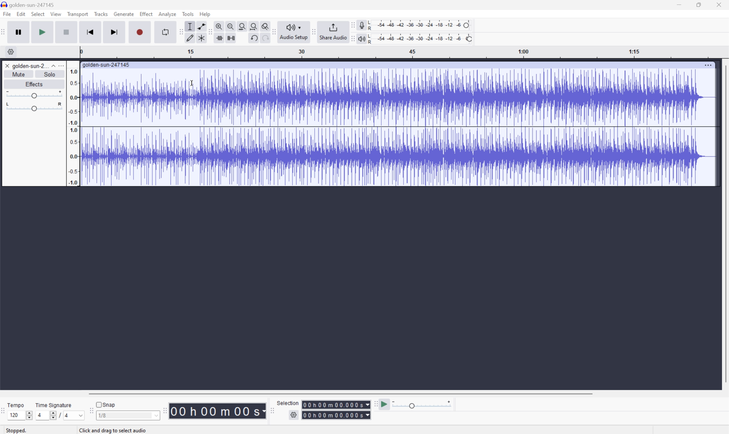 Image resolution: width=729 pixels, height=434 pixels. What do you see at coordinates (218, 410) in the screenshot?
I see `Time` at bounding box center [218, 410].